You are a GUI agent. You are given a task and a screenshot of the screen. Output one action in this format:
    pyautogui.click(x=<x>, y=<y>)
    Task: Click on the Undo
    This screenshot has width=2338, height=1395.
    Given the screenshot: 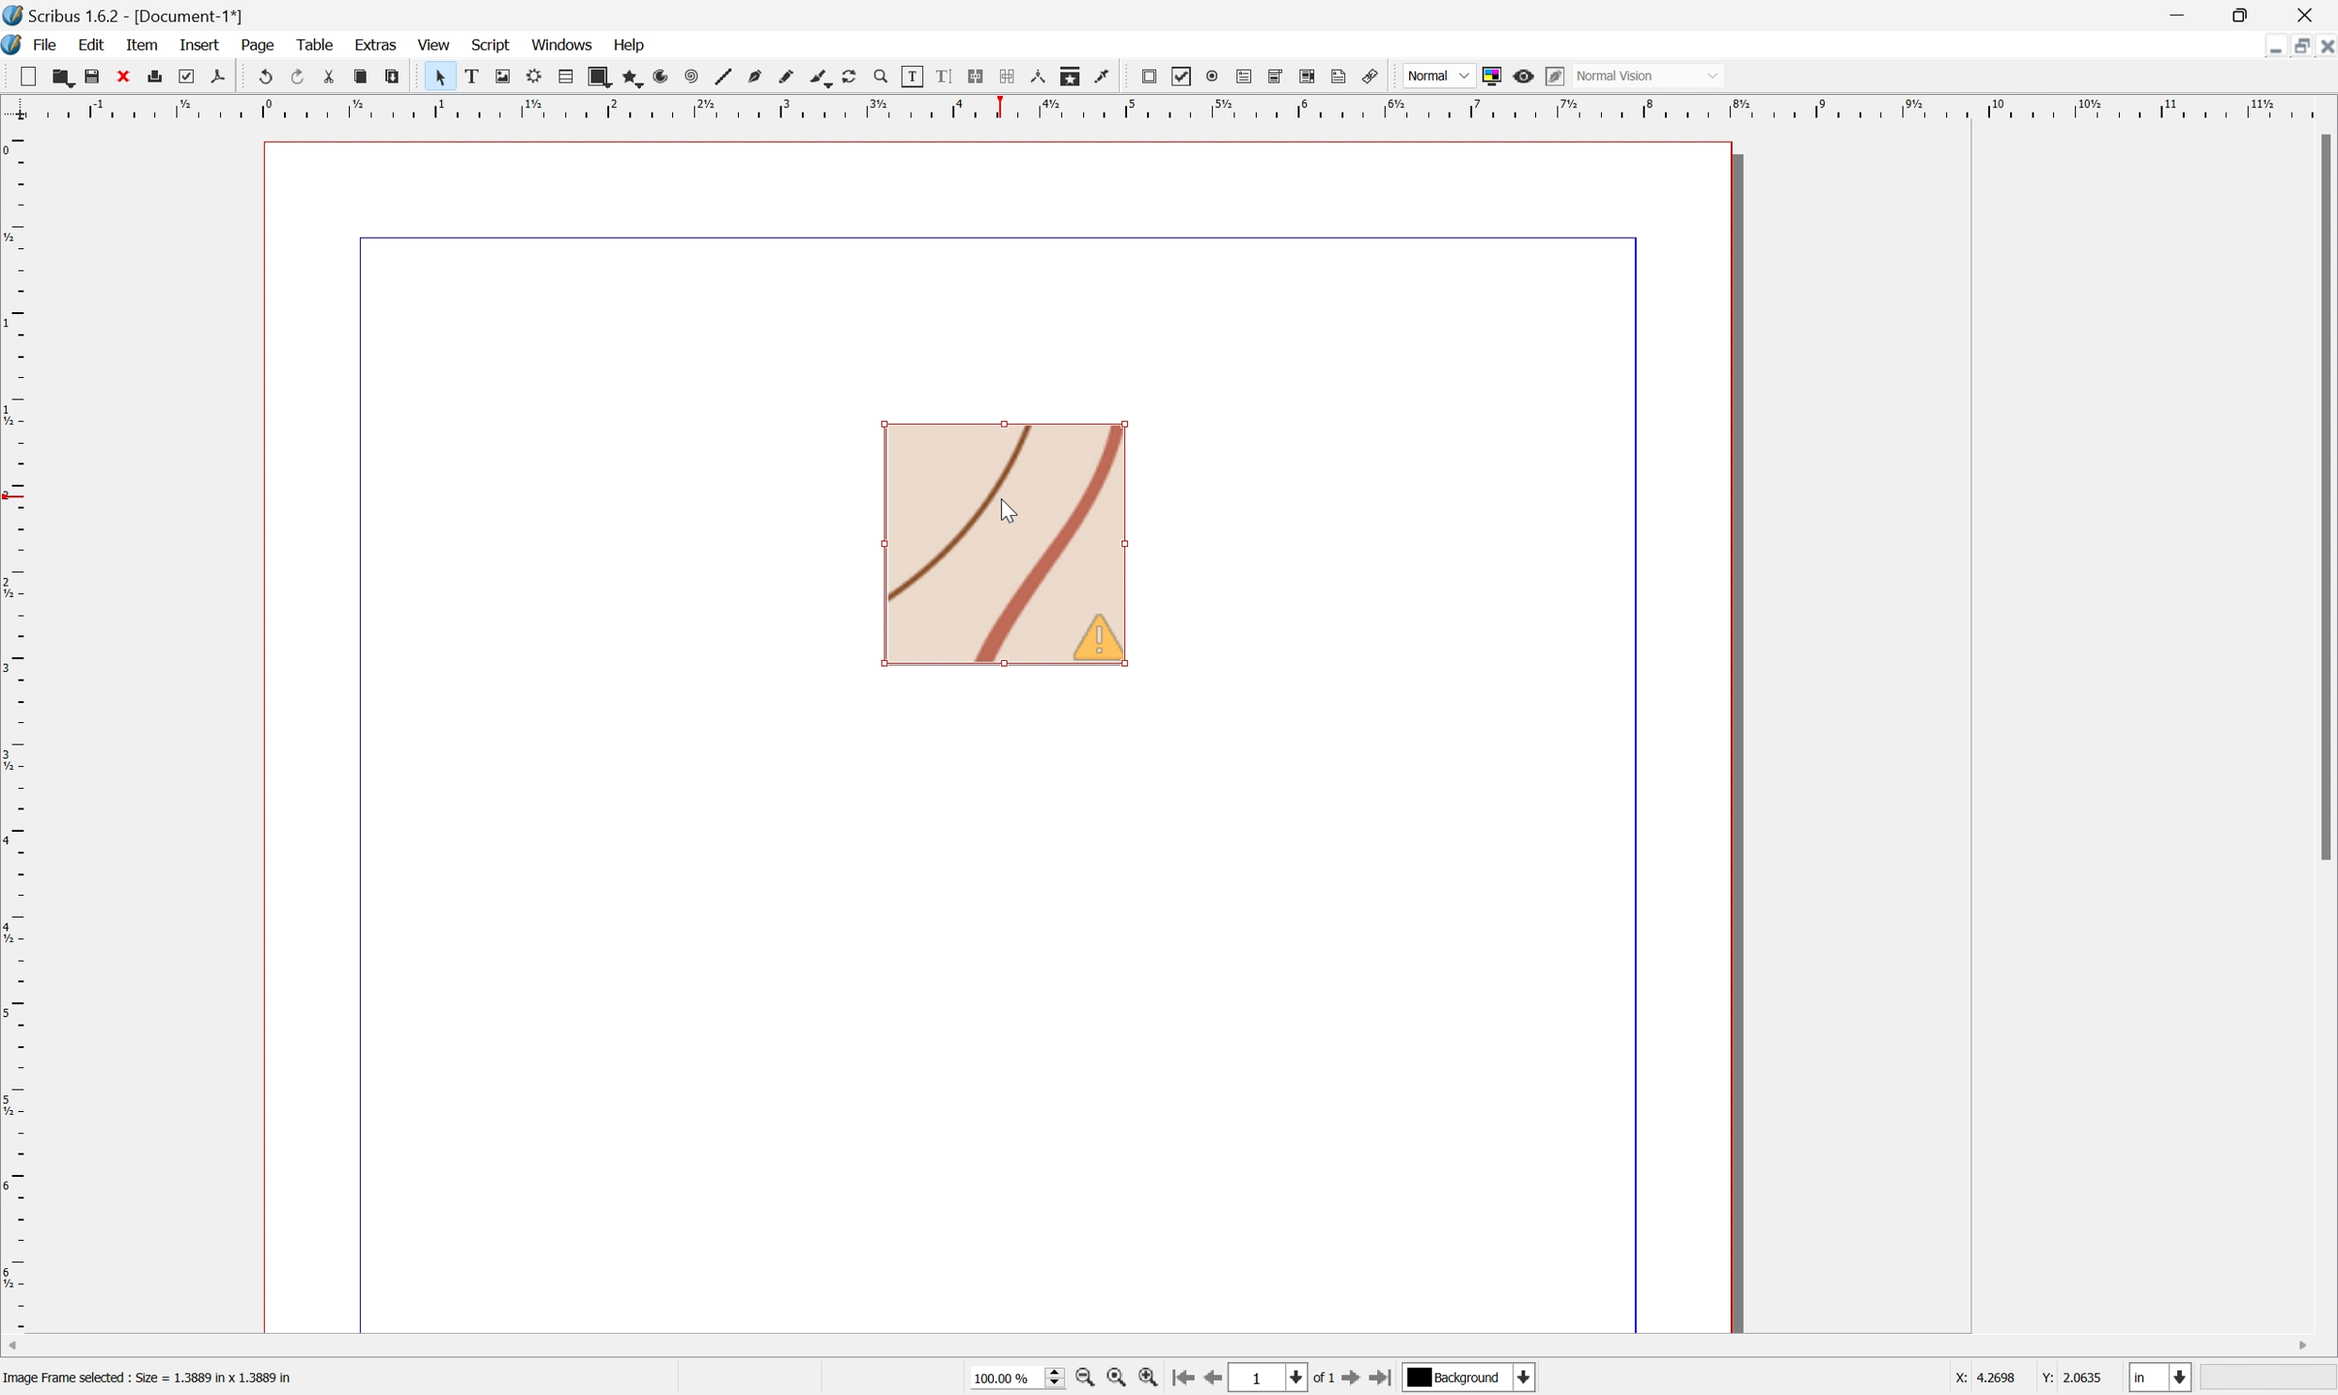 What is the action you would take?
    pyautogui.click(x=267, y=74)
    